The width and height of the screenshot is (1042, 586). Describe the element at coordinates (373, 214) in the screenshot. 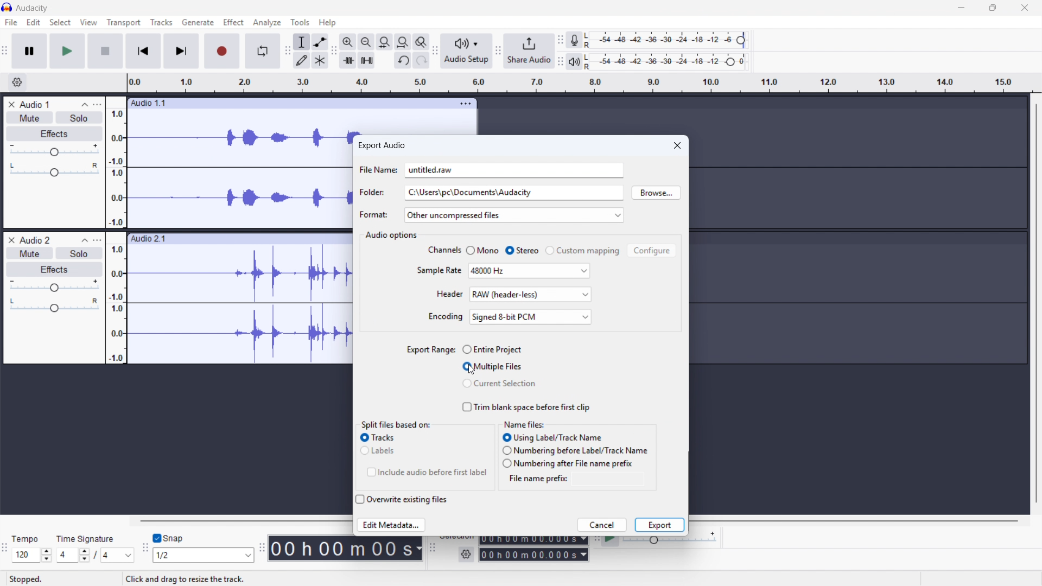

I see `format` at that location.